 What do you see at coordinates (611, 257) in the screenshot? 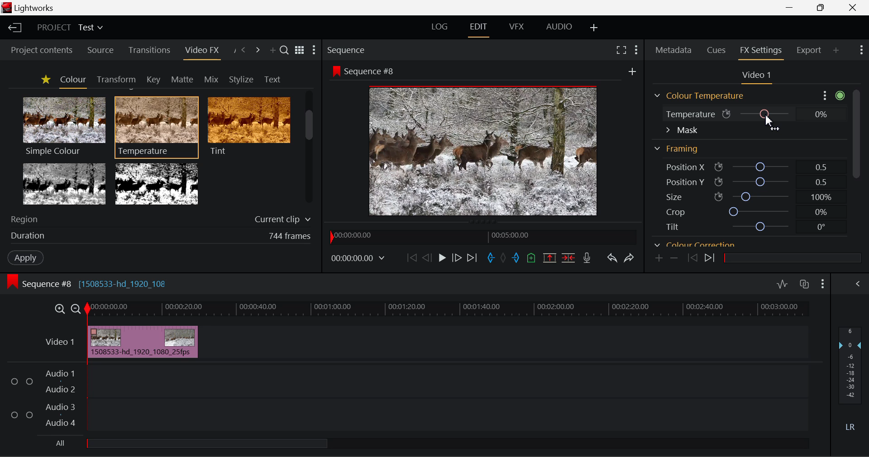
I see `Undo` at bounding box center [611, 257].